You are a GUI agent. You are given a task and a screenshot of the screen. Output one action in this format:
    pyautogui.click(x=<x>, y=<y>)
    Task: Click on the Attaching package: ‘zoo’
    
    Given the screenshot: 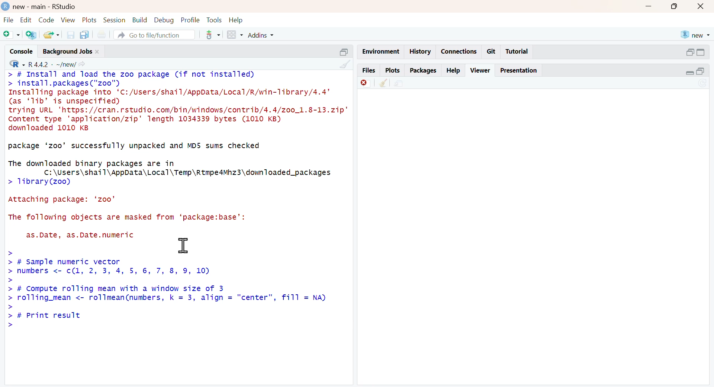 What is the action you would take?
    pyautogui.click(x=62, y=199)
    